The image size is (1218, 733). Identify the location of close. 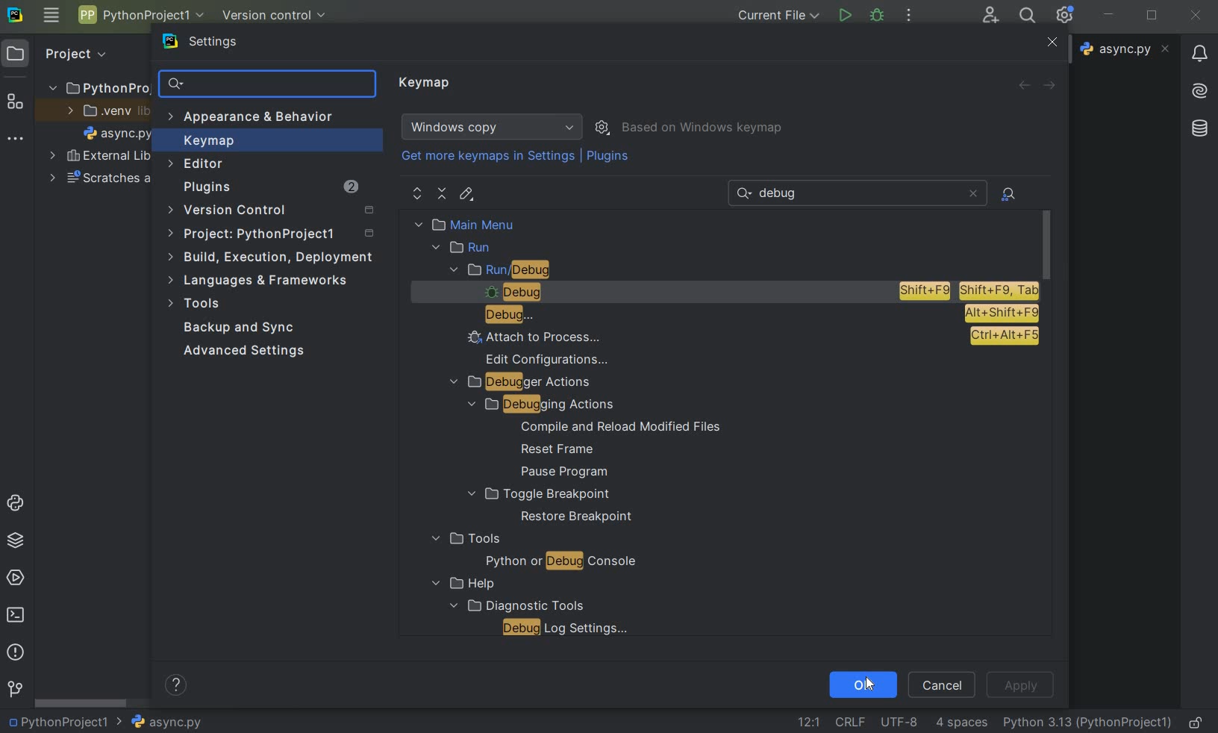
(1050, 43).